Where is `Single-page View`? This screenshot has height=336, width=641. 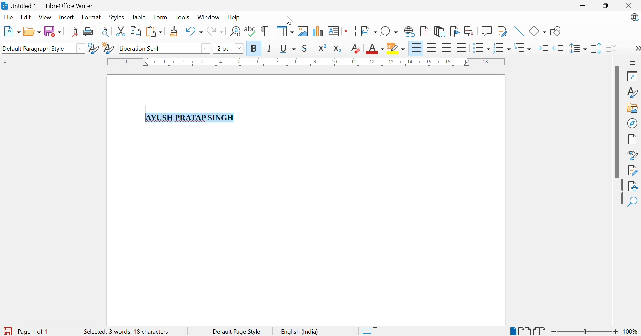
Single-page View is located at coordinates (513, 331).